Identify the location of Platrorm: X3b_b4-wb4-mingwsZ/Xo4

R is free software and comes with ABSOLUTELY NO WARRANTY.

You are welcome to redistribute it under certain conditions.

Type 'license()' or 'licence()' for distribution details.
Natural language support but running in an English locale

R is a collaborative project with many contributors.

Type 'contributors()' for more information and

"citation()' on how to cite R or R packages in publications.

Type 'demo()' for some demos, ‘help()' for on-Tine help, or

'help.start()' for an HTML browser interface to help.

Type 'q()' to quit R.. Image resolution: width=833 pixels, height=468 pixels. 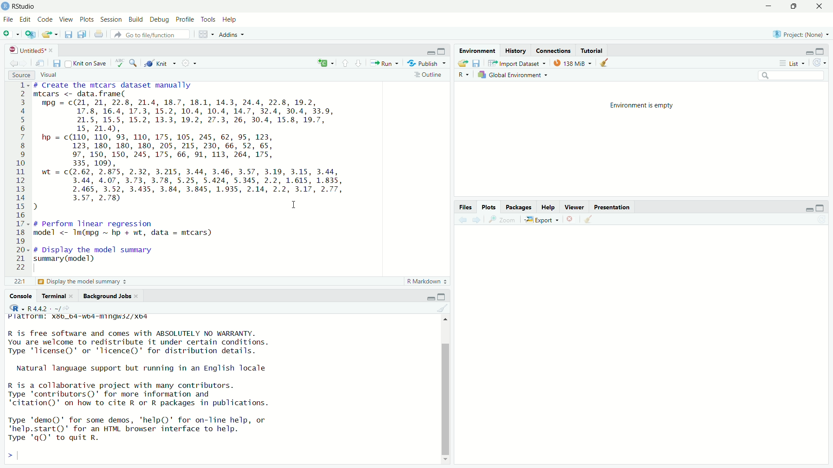
(139, 378).